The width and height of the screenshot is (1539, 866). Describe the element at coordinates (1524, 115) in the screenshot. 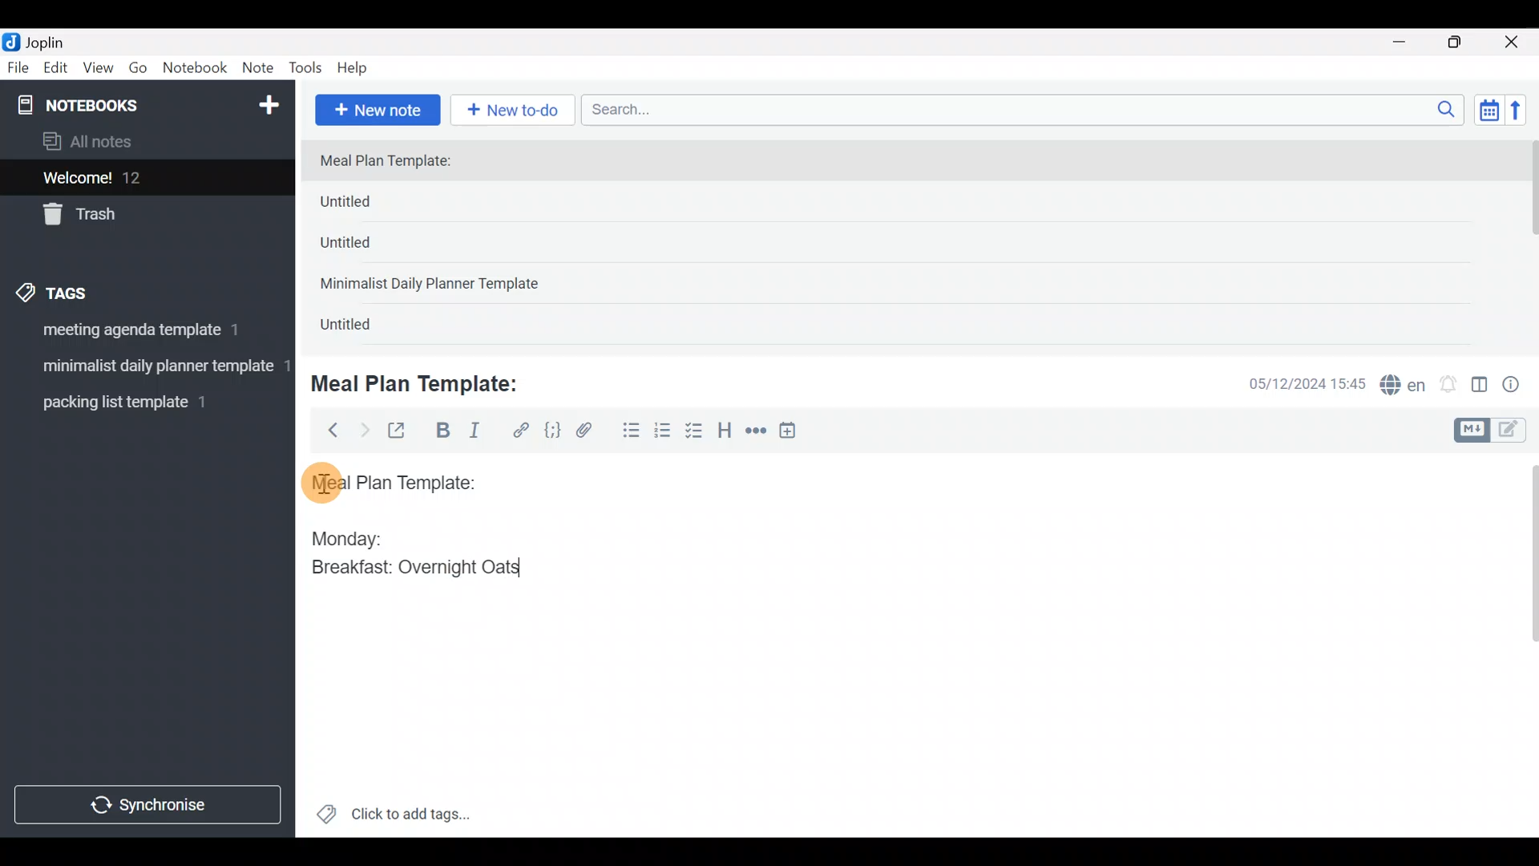

I see `Reverse sort` at that location.